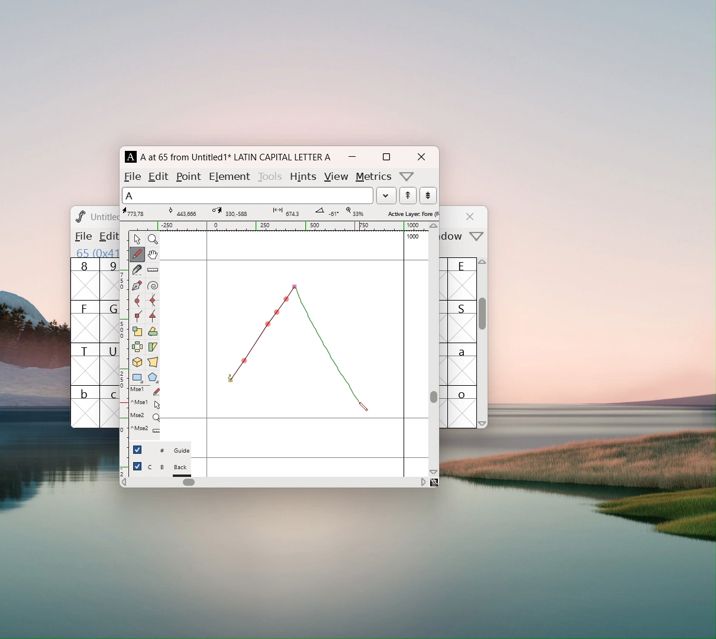 Image resolution: width=716 pixels, height=639 pixels. What do you see at coordinates (247, 195) in the screenshot?
I see `selected letter` at bounding box center [247, 195].